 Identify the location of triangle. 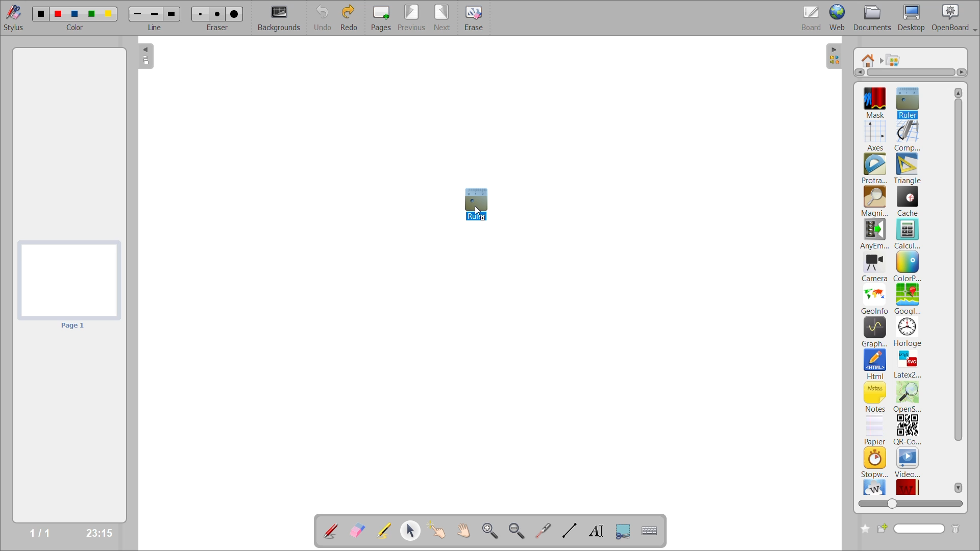
(908, 169).